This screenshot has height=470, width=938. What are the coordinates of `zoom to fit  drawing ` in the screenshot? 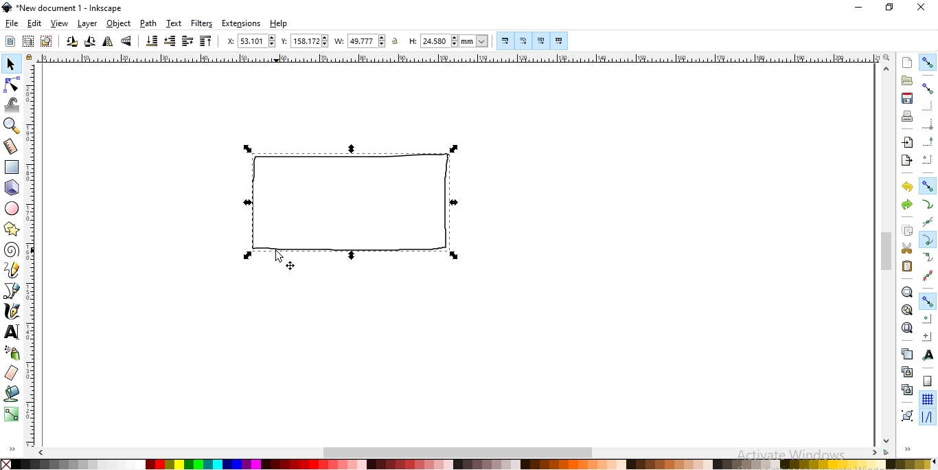 It's located at (906, 310).